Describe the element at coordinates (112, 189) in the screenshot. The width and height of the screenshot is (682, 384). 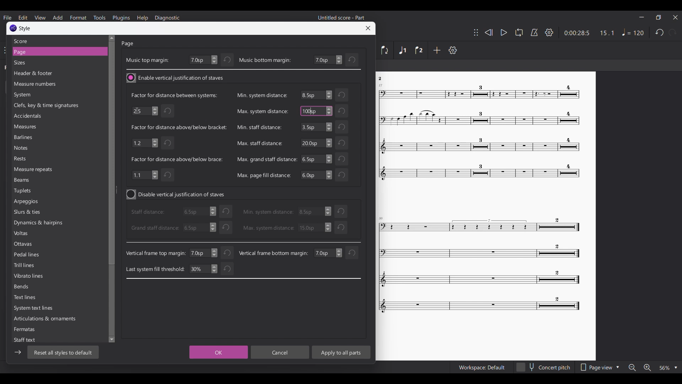
I see `Vertical slide bar` at that location.